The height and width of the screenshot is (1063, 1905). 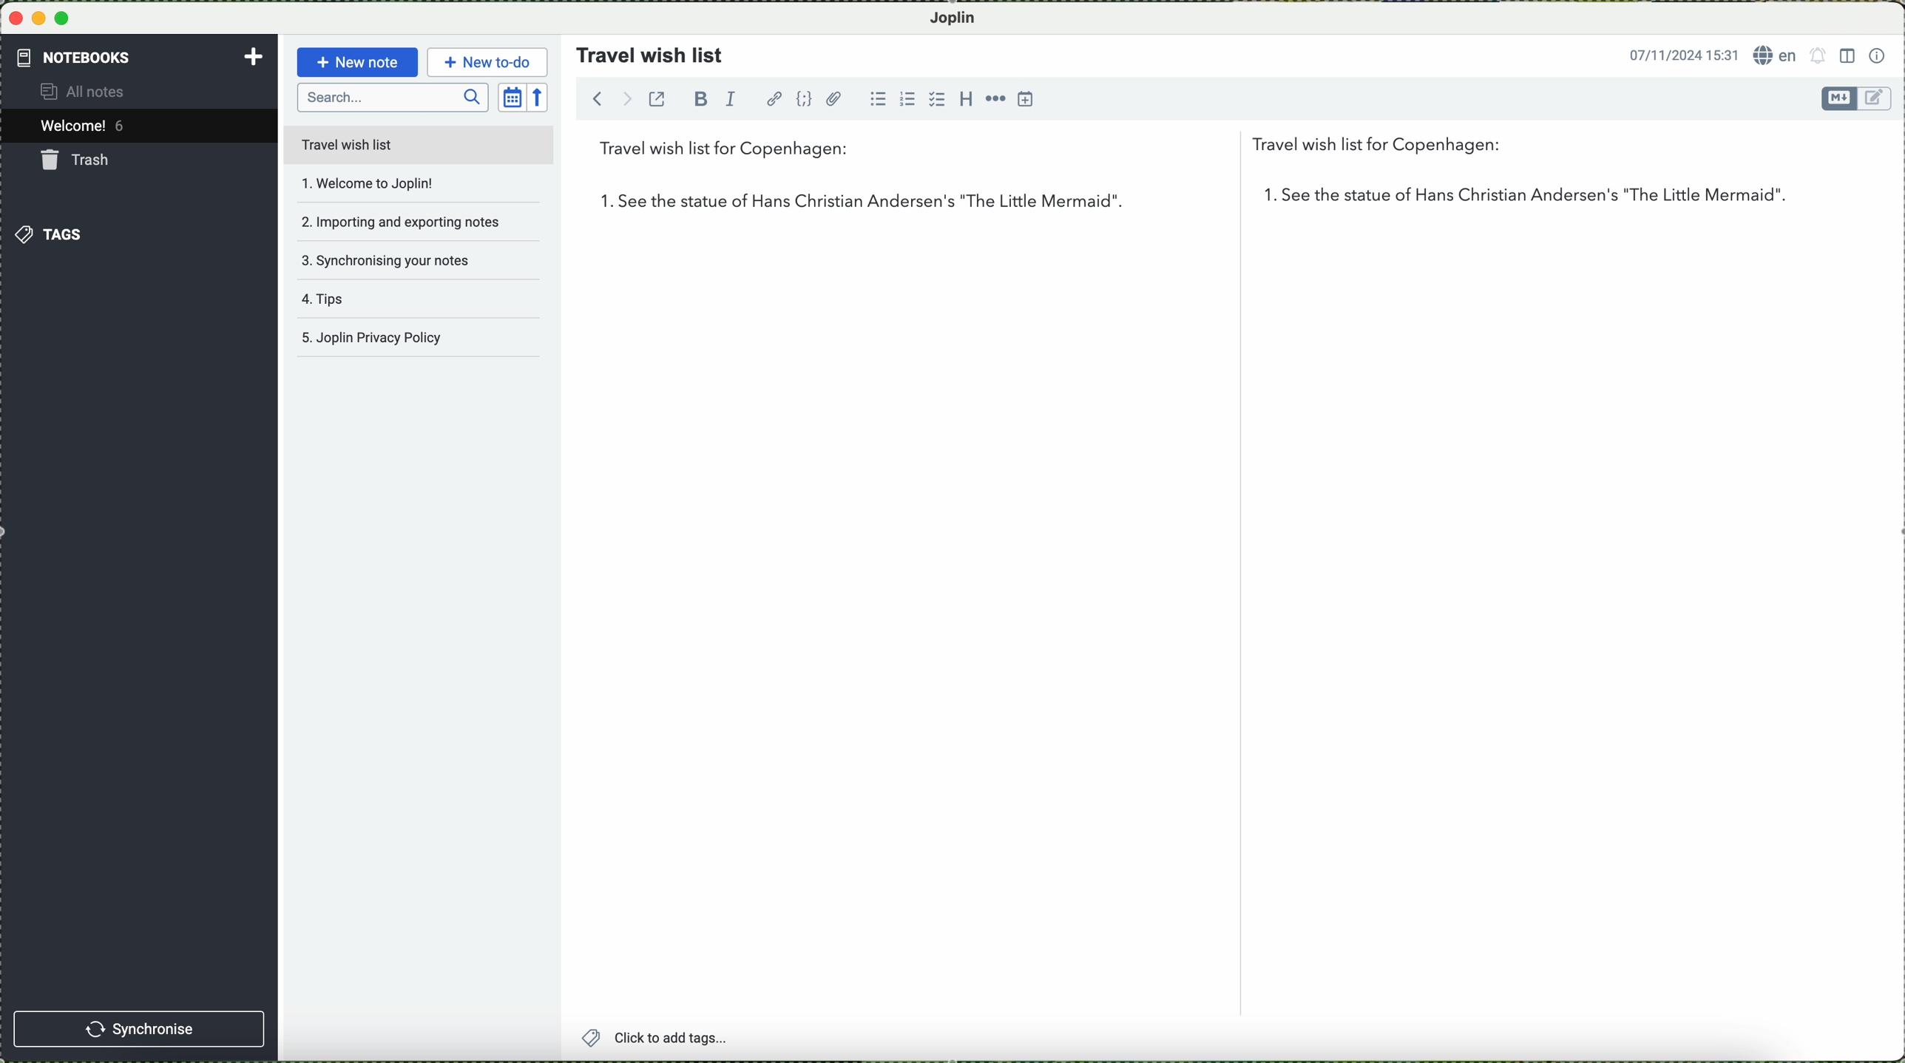 What do you see at coordinates (660, 104) in the screenshot?
I see `toggle external editing` at bounding box center [660, 104].